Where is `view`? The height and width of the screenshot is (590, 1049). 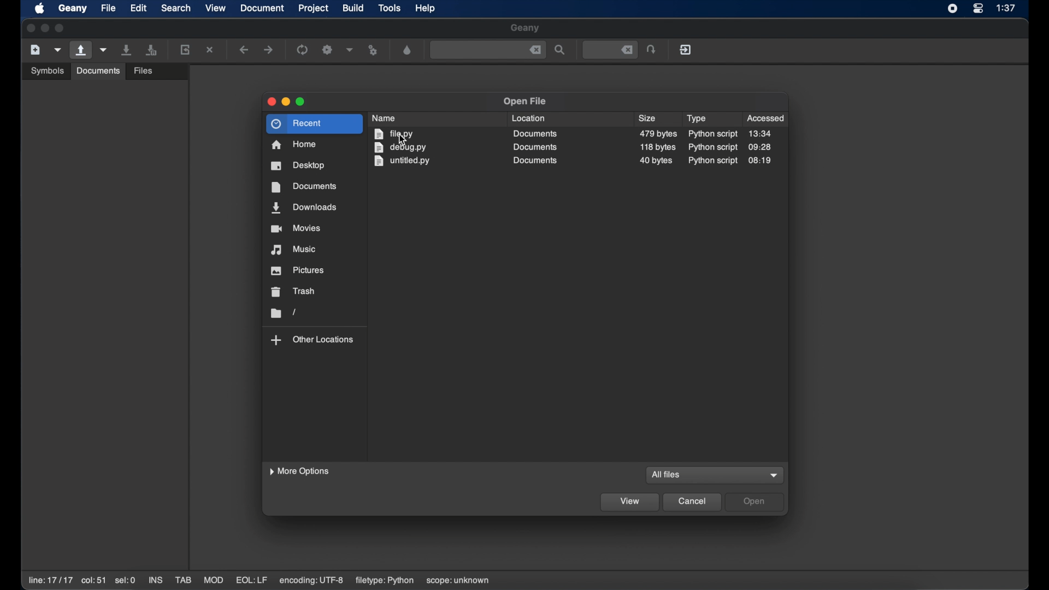 view is located at coordinates (630, 503).